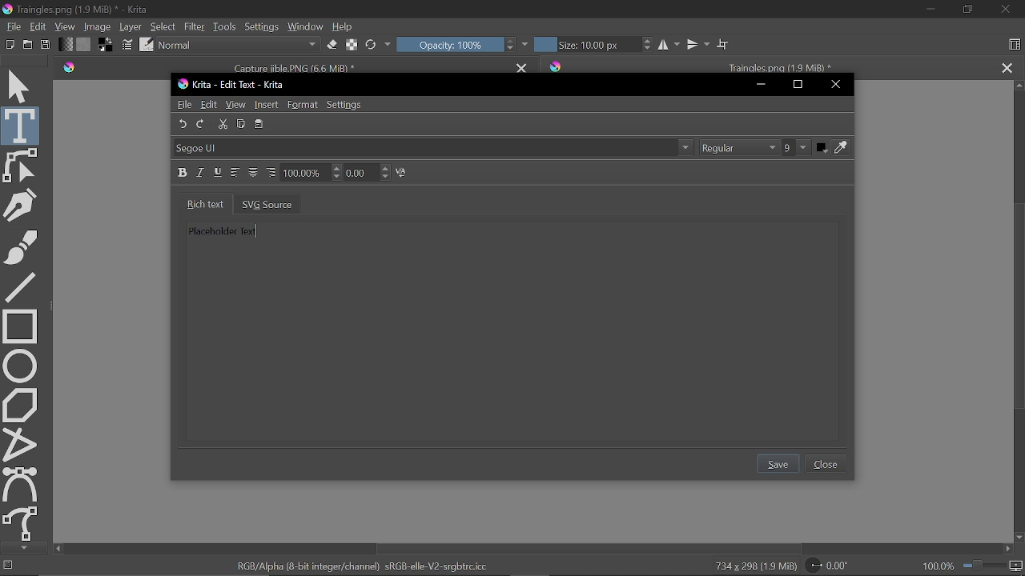 Image resolution: width=1025 pixels, height=576 pixels. I want to click on Traingles.png (1.9 MiB) * - Krita, so click(76, 10).